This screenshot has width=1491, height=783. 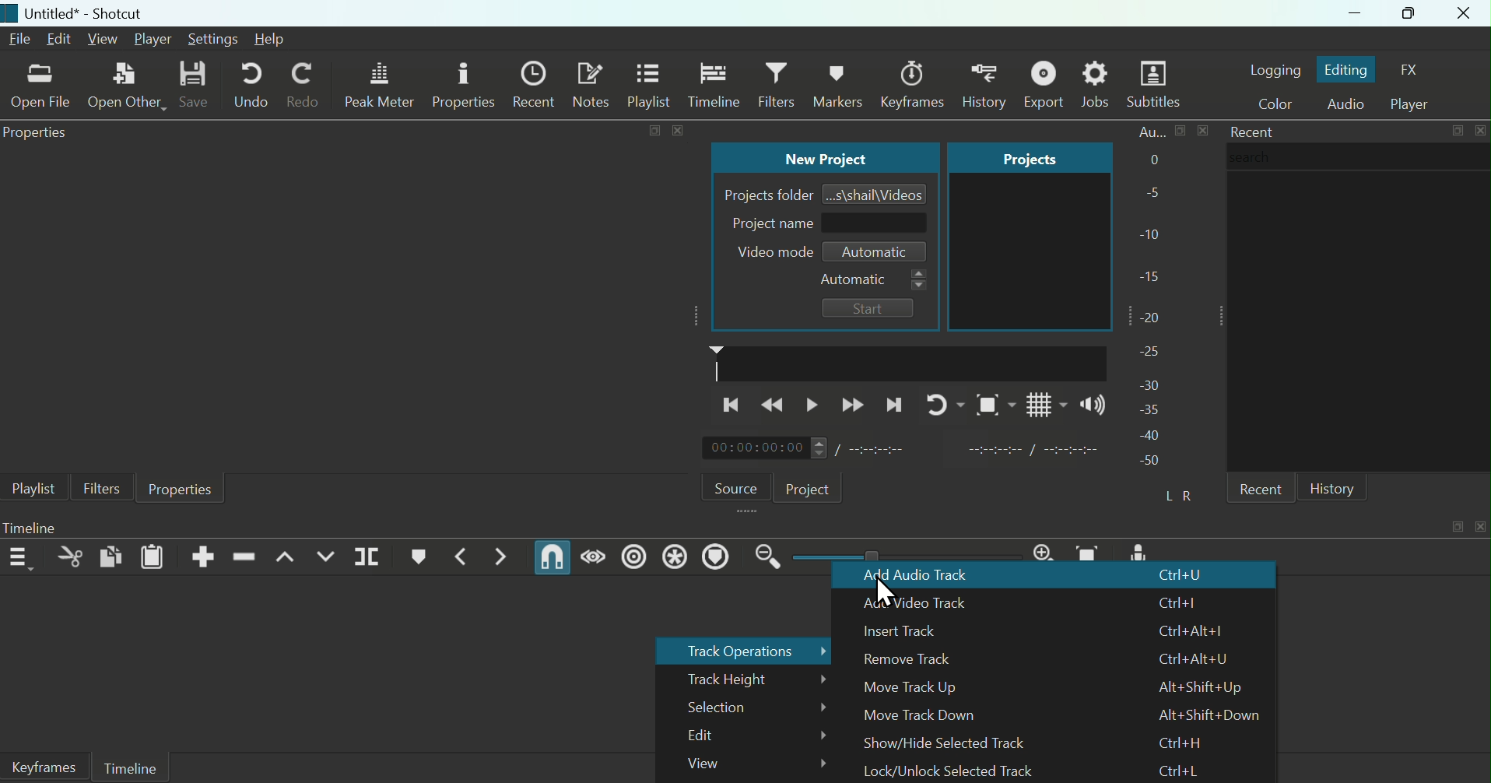 I want to click on Save, so click(x=193, y=86).